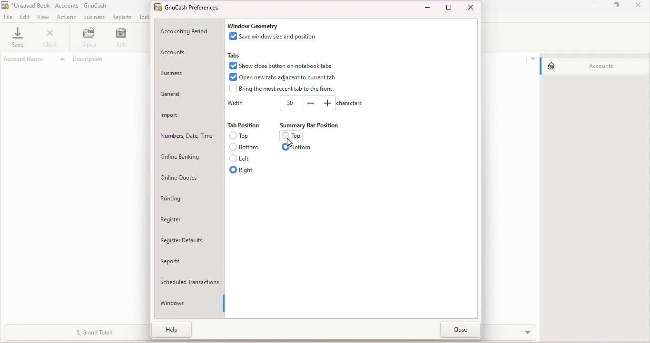 Image resolution: width=650 pixels, height=343 pixels. What do you see at coordinates (186, 32) in the screenshot?
I see `Accounting period` at bounding box center [186, 32].